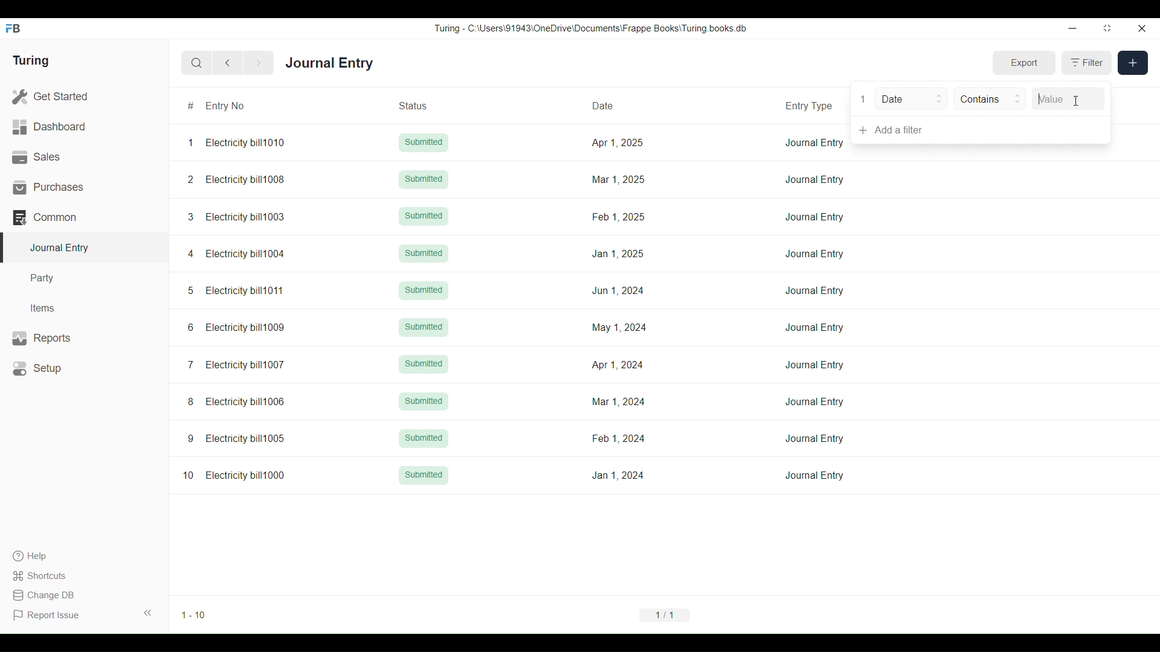 This screenshot has width=1160, height=652. Describe the element at coordinates (618, 438) in the screenshot. I see `Feb 1,2024` at that location.